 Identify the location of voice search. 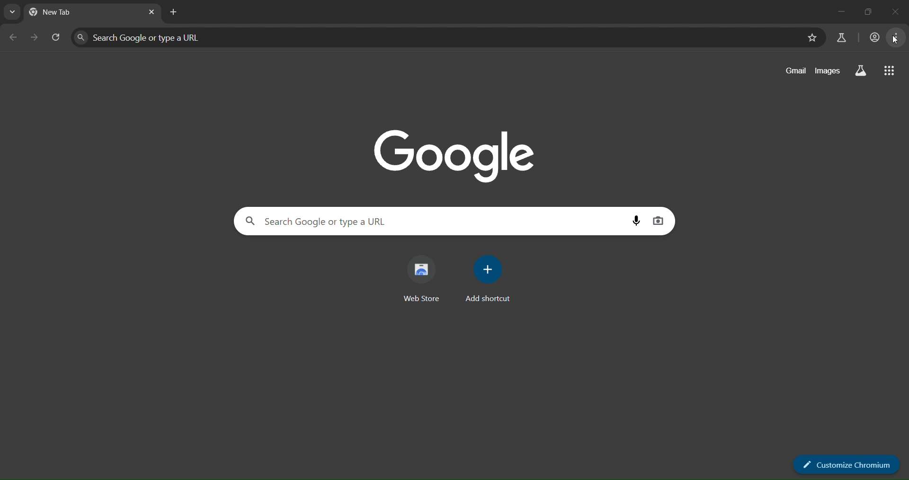
(637, 221).